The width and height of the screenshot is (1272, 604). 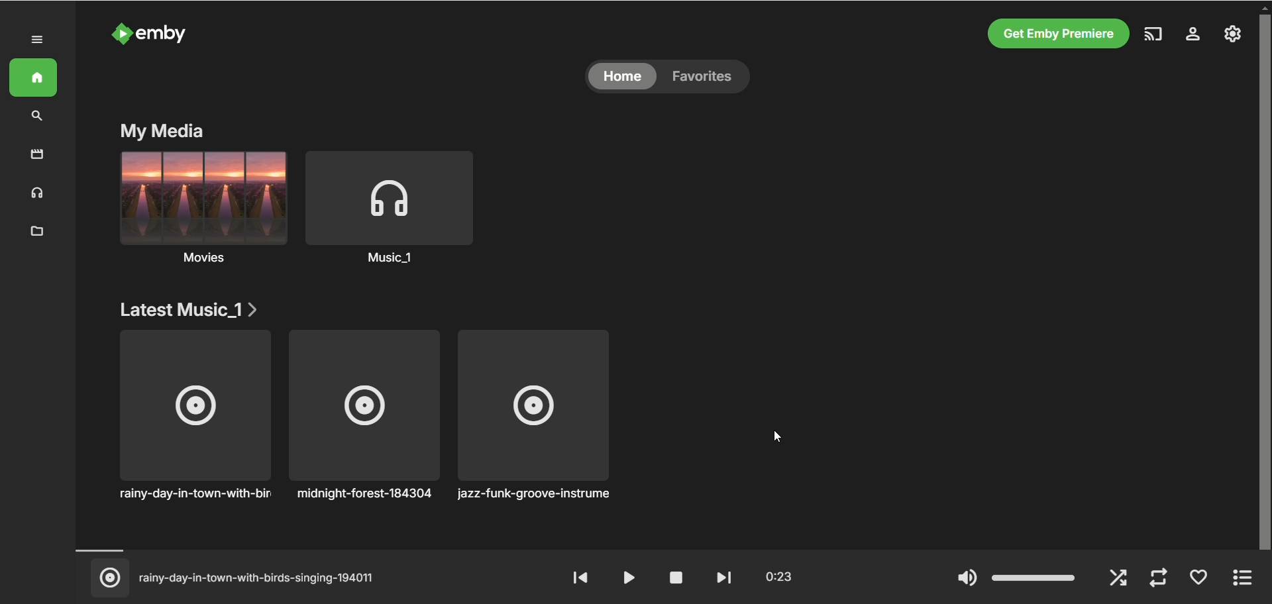 I want to click on logo, so click(x=117, y=34).